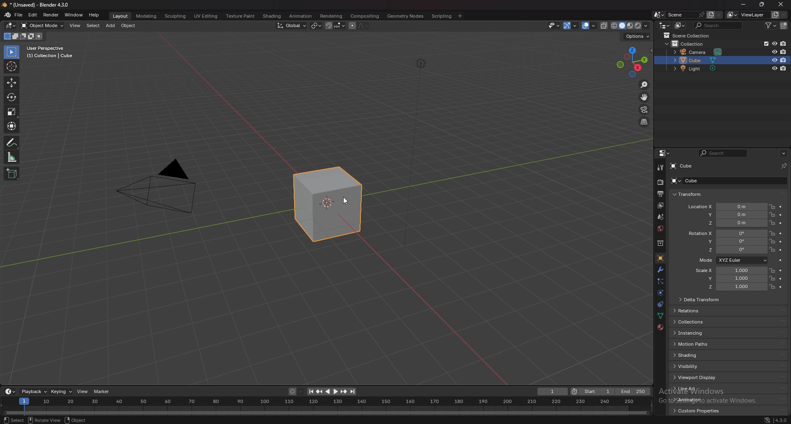 The image size is (791, 424). I want to click on editor type, so click(10, 391).